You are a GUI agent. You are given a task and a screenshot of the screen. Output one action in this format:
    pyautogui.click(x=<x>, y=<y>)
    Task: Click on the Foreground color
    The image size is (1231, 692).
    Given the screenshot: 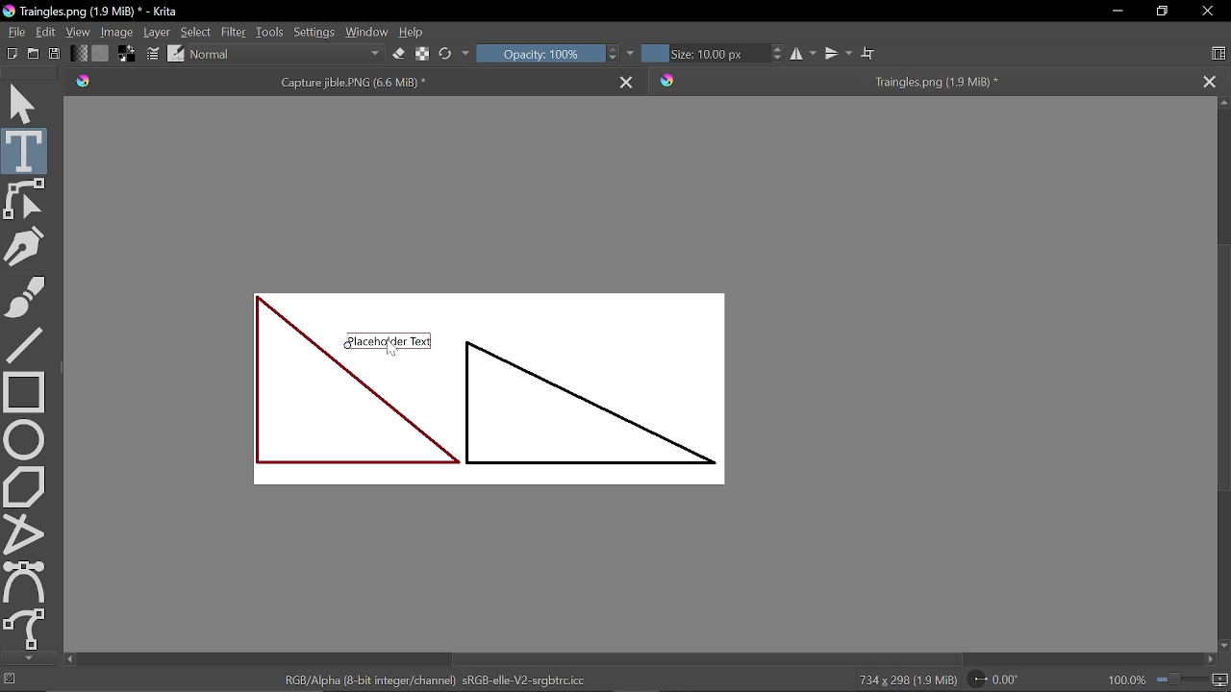 What is the action you would take?
    pyautogui.click(x=127, y=54)
    